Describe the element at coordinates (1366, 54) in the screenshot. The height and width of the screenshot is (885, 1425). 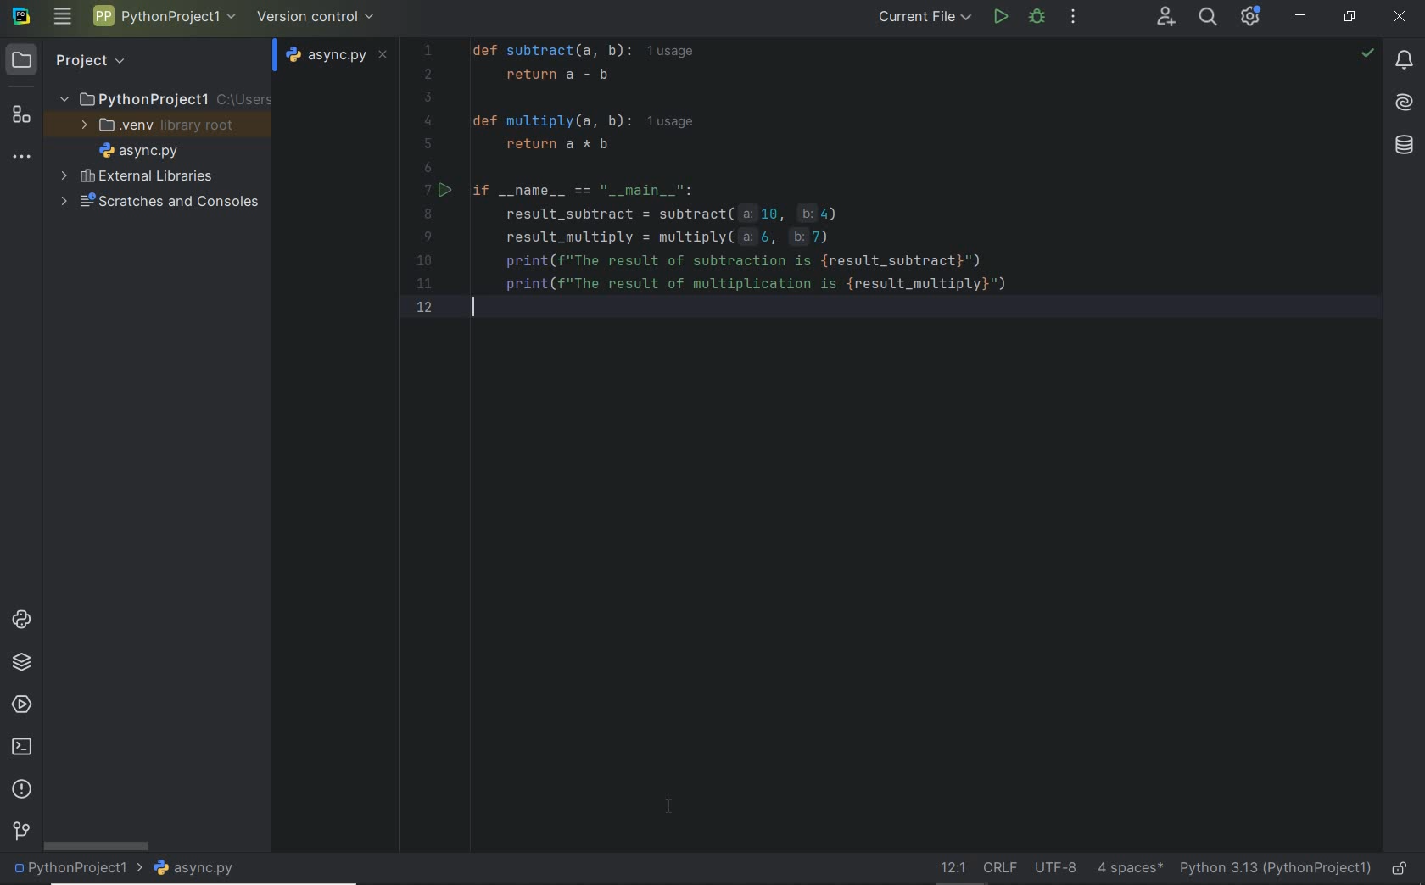
I see `highlight: all problems` at that location.